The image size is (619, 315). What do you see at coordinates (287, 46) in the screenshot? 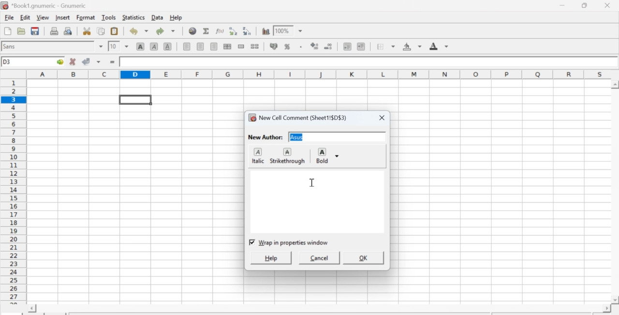
I see `Format selection as percentage` at bounding box center [287, 46].